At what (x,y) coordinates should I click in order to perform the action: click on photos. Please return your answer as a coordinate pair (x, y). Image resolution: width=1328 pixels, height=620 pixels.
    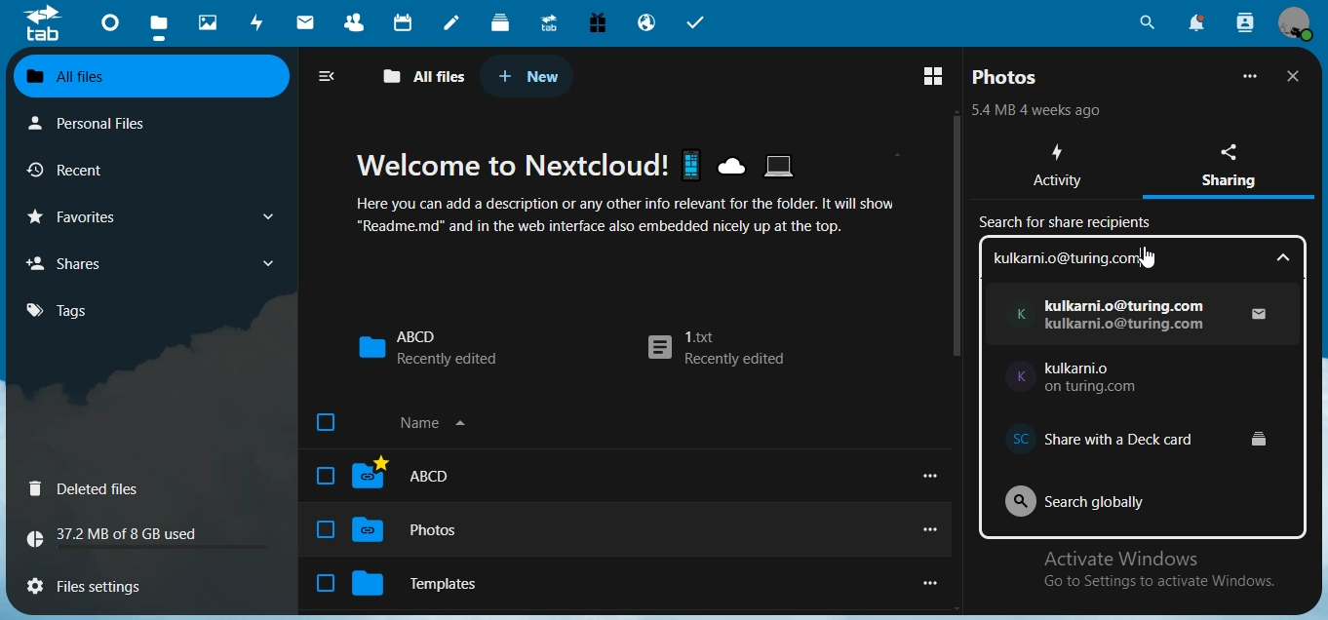
    Looking at the image, I should click on (211, 23).